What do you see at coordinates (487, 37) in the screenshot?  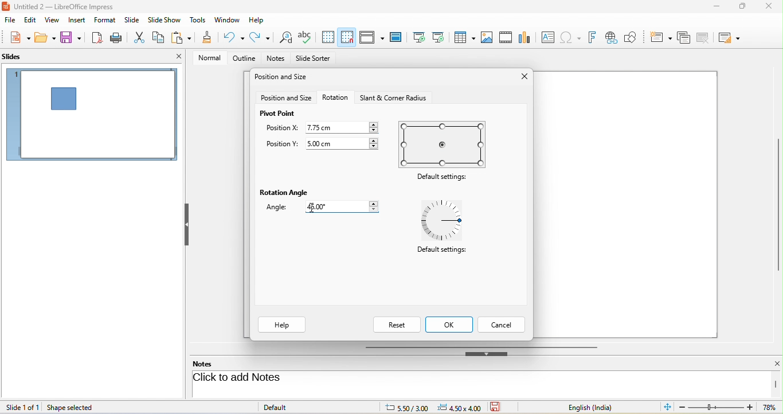 I see `image` at bounding box center [487, 37].